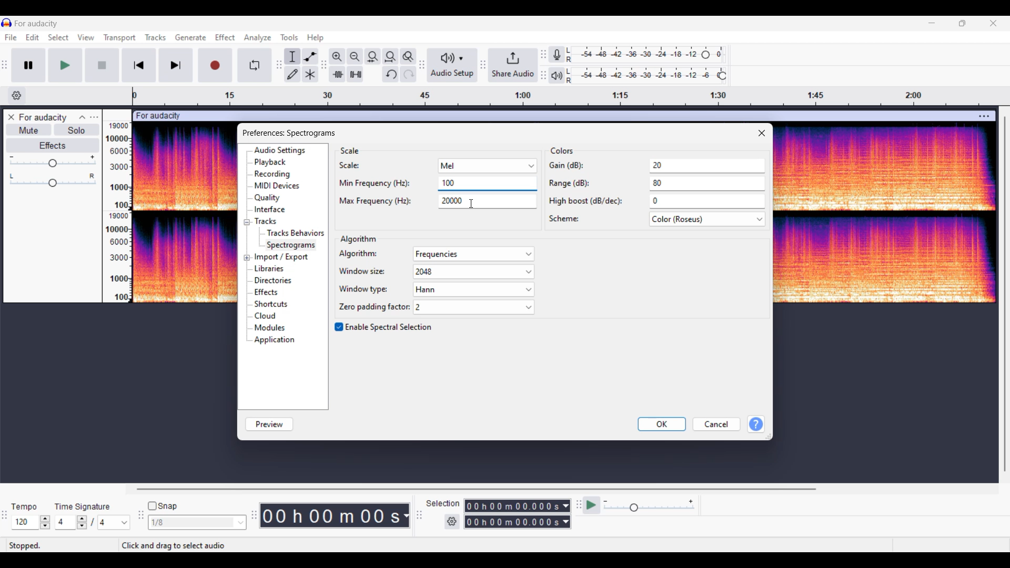 Image resolution: width=1010 pixels, height=568 pixels. I want to click on Scale to measure length of track, so click(566, 96).